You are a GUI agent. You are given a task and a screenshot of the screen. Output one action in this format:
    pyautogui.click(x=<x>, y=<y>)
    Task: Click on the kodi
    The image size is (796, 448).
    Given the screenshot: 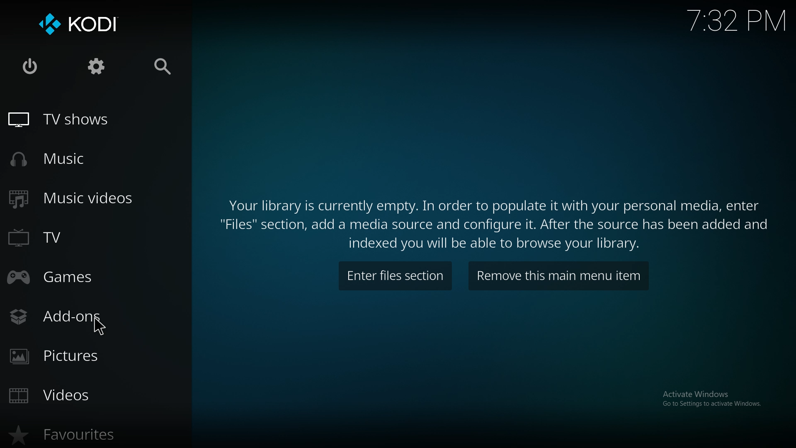 What is the action you would take?
    pyautogui.click(x=78, y=26)
    